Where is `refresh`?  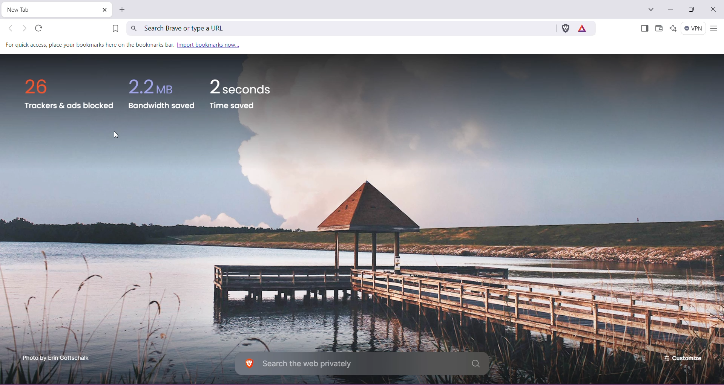 refresh is located at coordinates (41, 29).